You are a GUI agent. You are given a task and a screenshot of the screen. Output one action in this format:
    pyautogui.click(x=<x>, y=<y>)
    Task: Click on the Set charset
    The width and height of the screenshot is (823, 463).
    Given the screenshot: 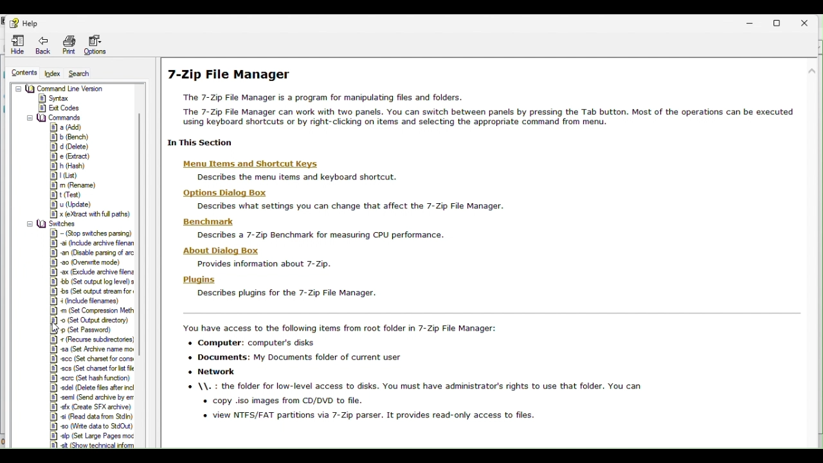 What is the action you would take?
    pyautogui.click(x=91, y=369)
    